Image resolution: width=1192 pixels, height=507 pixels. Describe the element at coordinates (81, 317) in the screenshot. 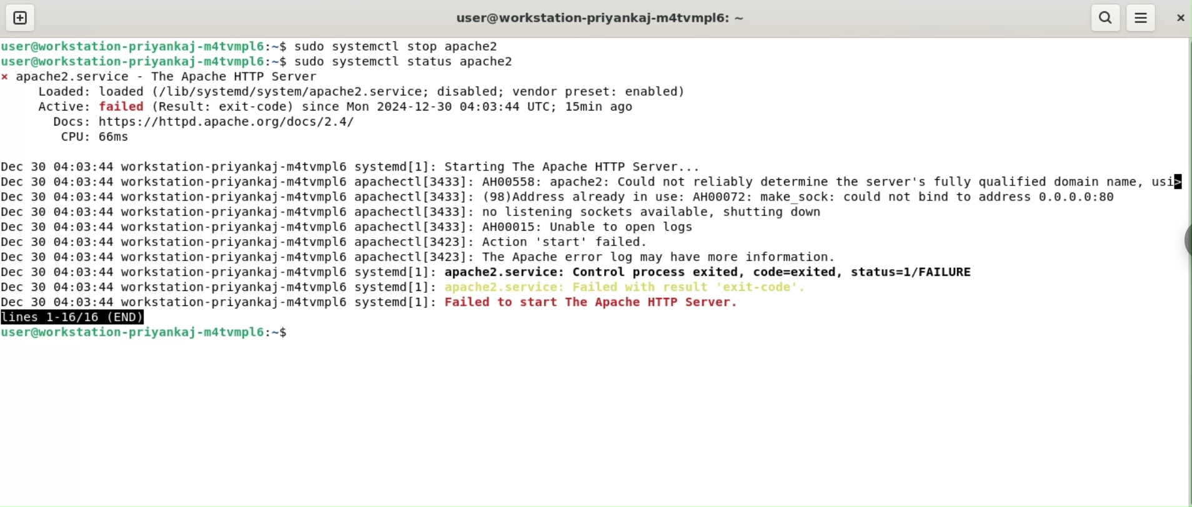

I see `Lines 1-16/16 (END)` at that location.